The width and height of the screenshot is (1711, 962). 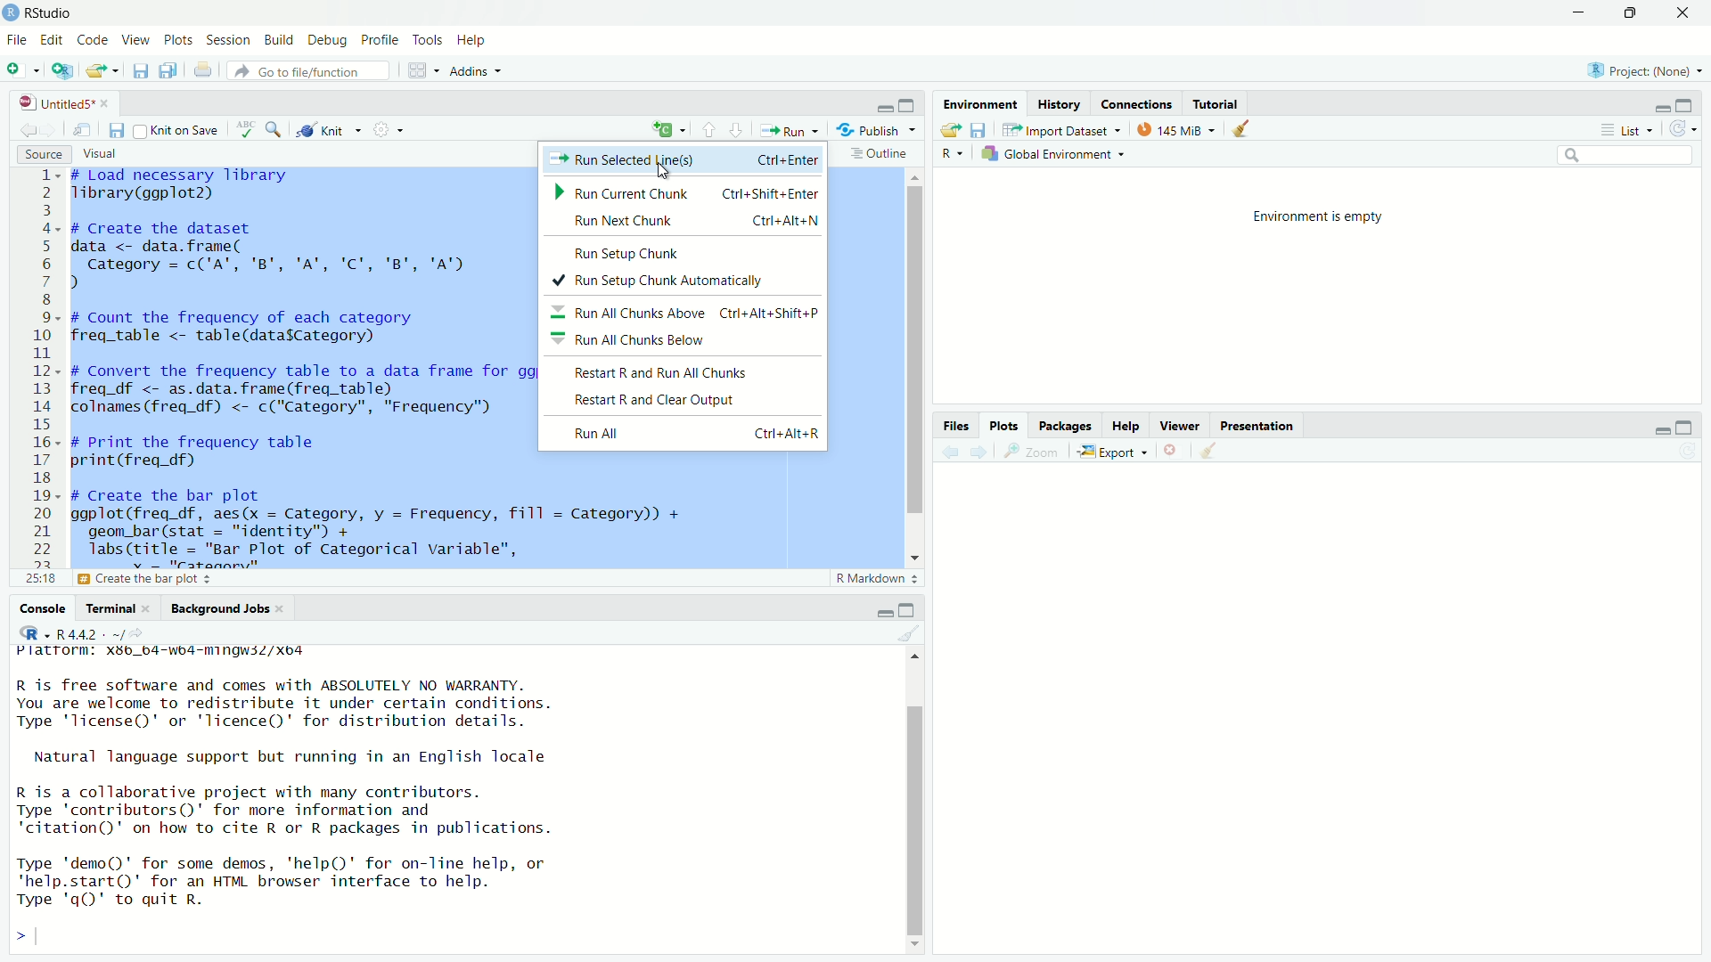 I want to click on Import Dataset, so click(x=1058, y=131).